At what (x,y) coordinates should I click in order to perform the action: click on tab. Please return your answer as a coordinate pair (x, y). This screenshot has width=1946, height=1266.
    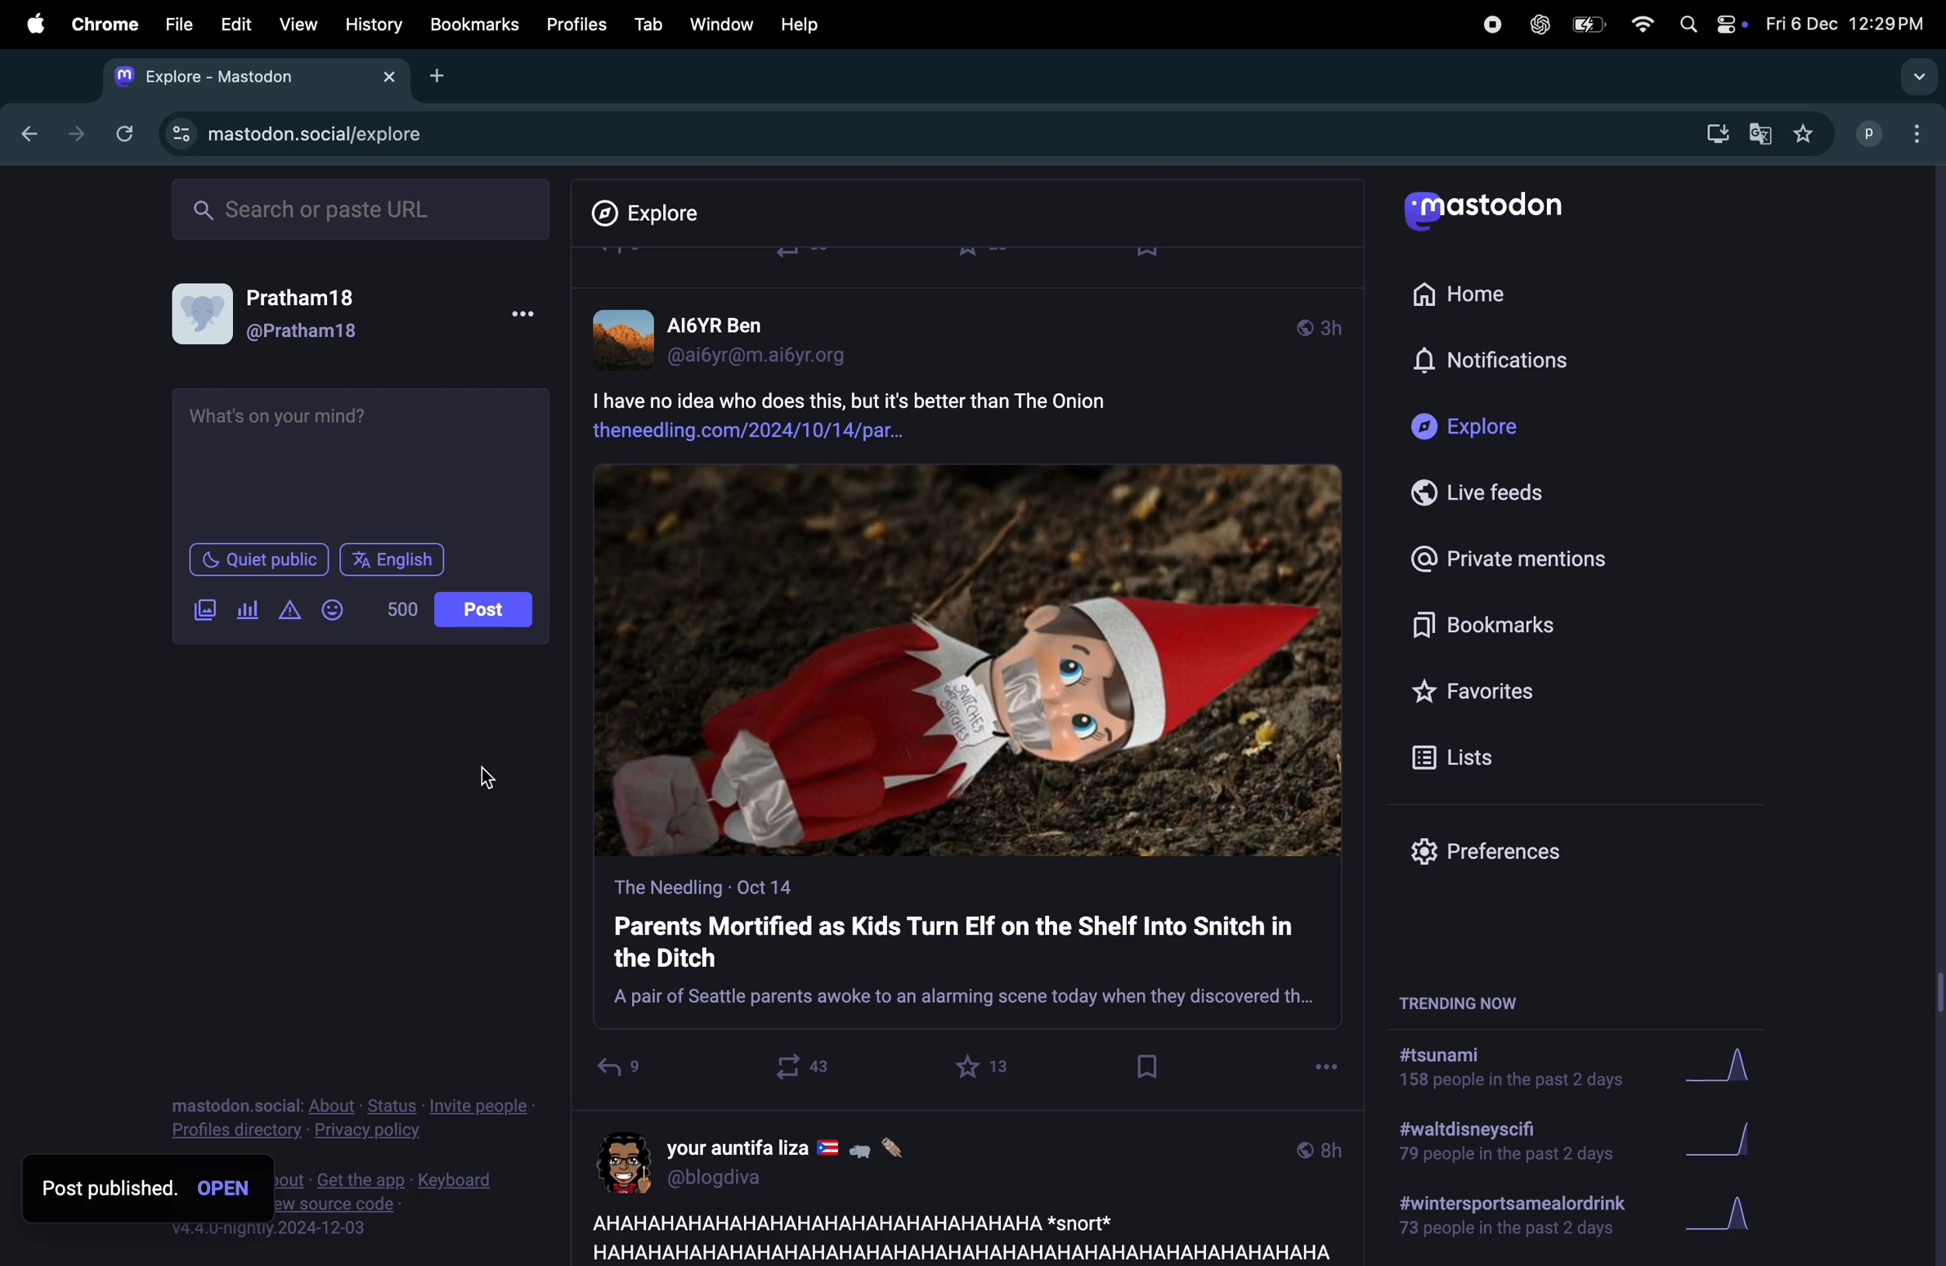
    Looking at the image, I should click on (648, 24).